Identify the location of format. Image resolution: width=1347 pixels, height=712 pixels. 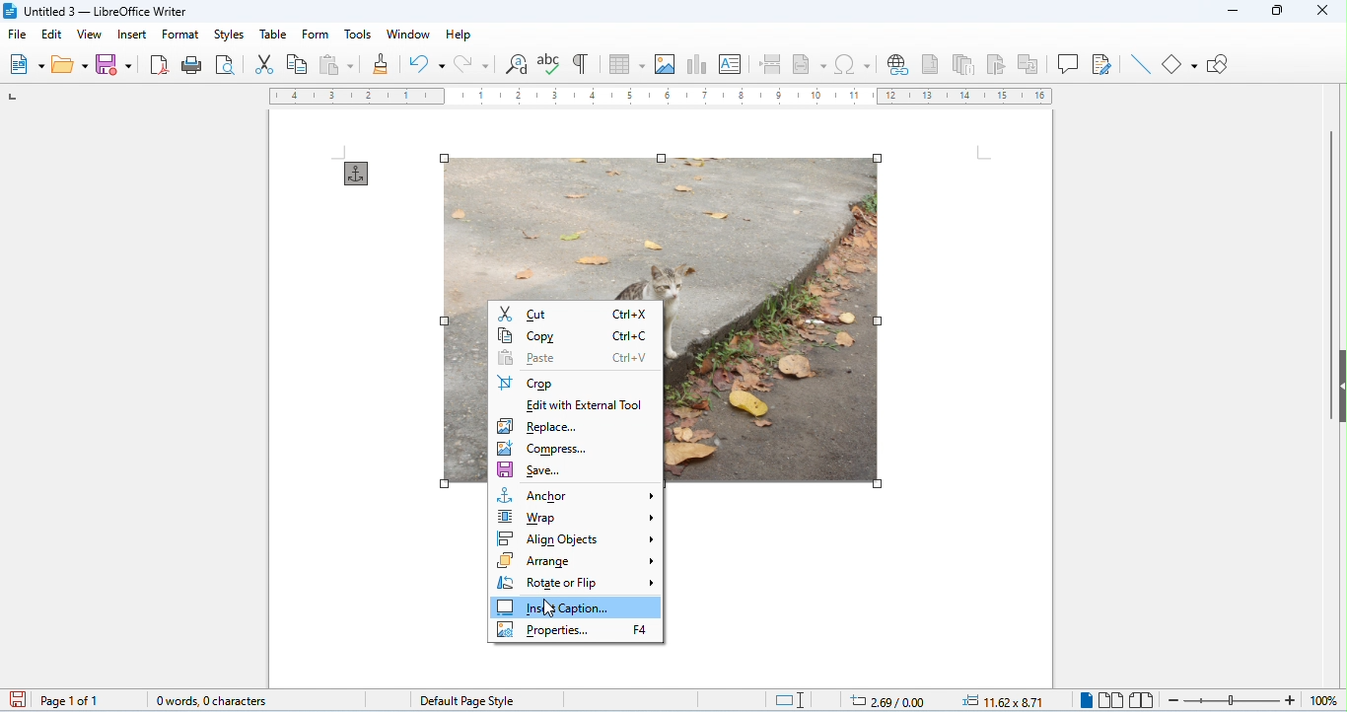
(180, 35).